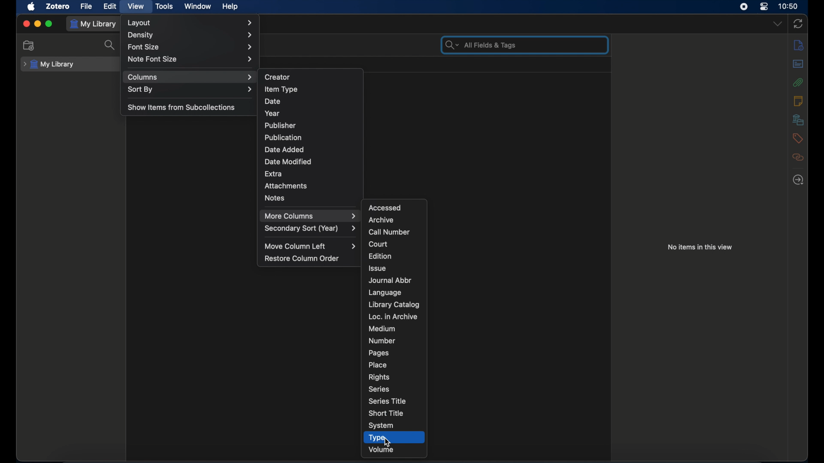  I want to click on attachments, so click(798, 82).